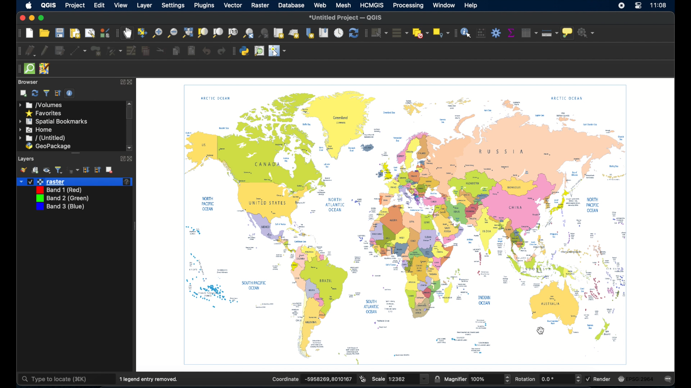 The height and width of the screenshot is (388, 691). What do you see at coordinates (587, 378) in the screenshot?
I see `checkbox` at bounding box center [587, 378].